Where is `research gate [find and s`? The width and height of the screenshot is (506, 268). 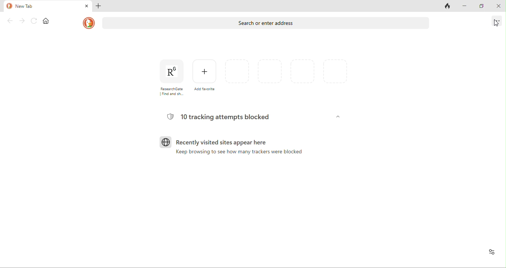
research gate [find and s is located at coordinates (173, 79).